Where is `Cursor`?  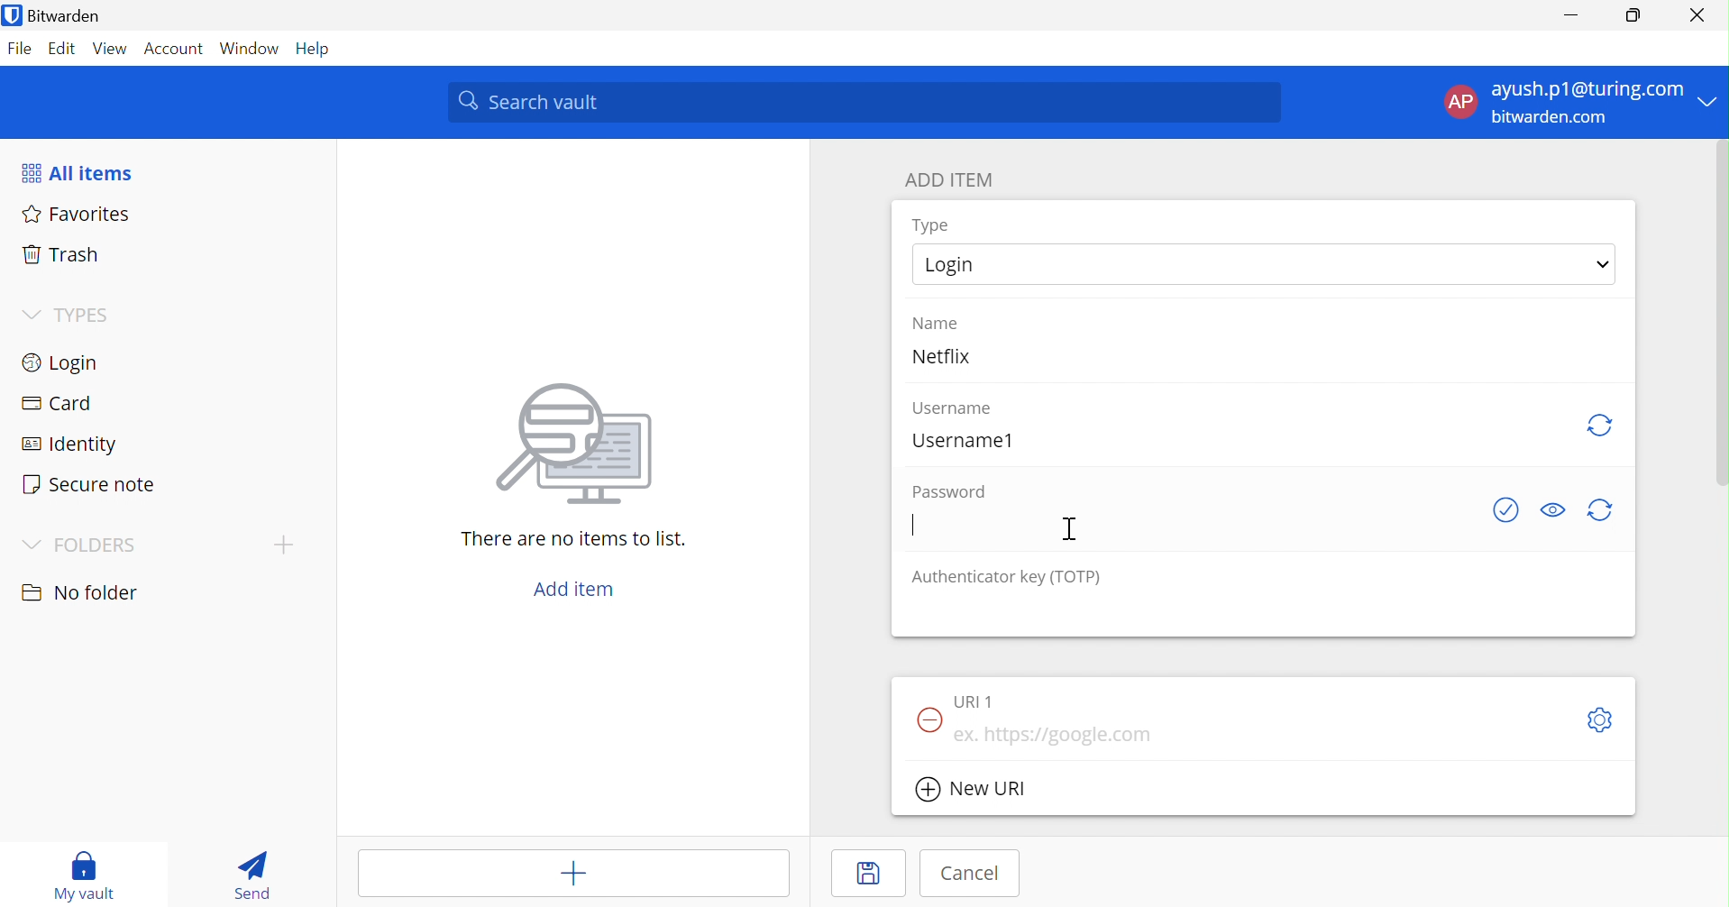
Cursor is located at coordinates (1068, 529).